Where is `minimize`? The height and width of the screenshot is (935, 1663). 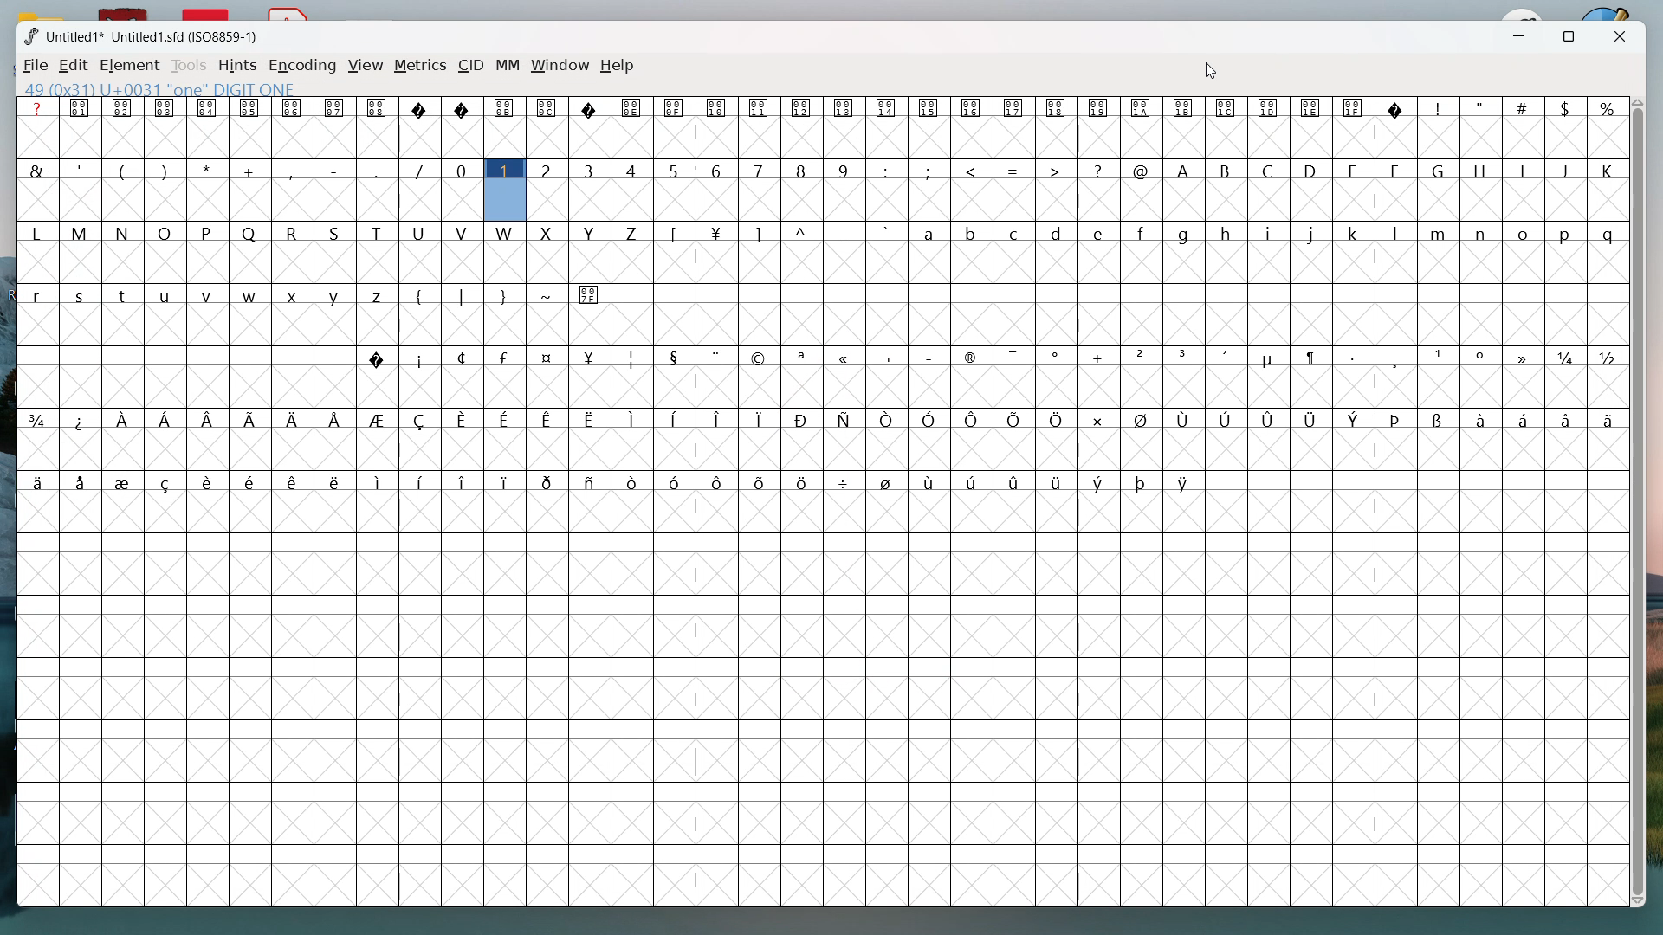
minimize is located at coordinates (1515, 38).